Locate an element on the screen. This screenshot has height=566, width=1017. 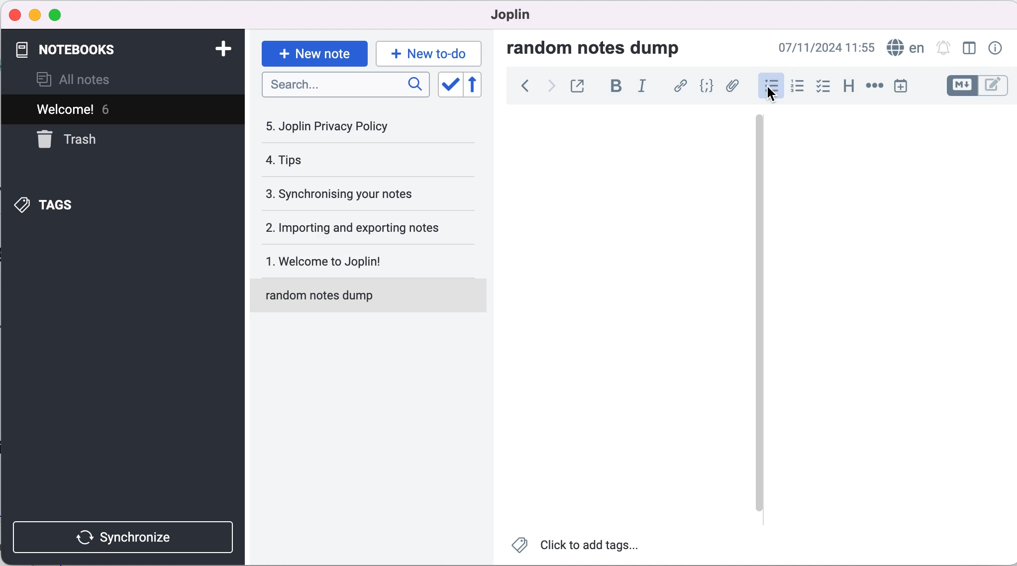
bold is located at coordinates (613, 88).